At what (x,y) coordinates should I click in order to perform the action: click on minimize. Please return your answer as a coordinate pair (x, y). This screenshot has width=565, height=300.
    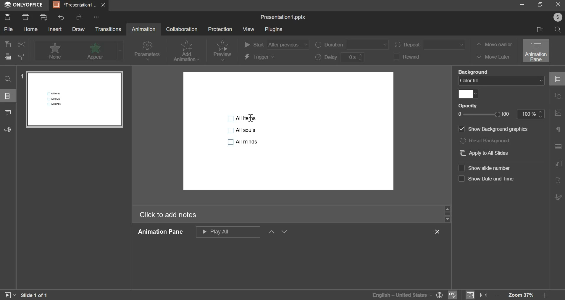
    Looking at the image, I should click on (521, 6).